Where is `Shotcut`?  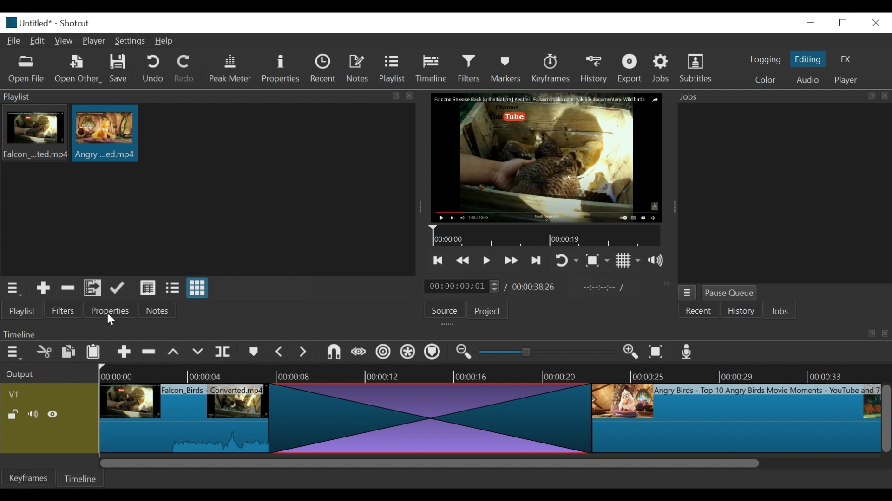
Shotcut is located at coordinates (74, 24).